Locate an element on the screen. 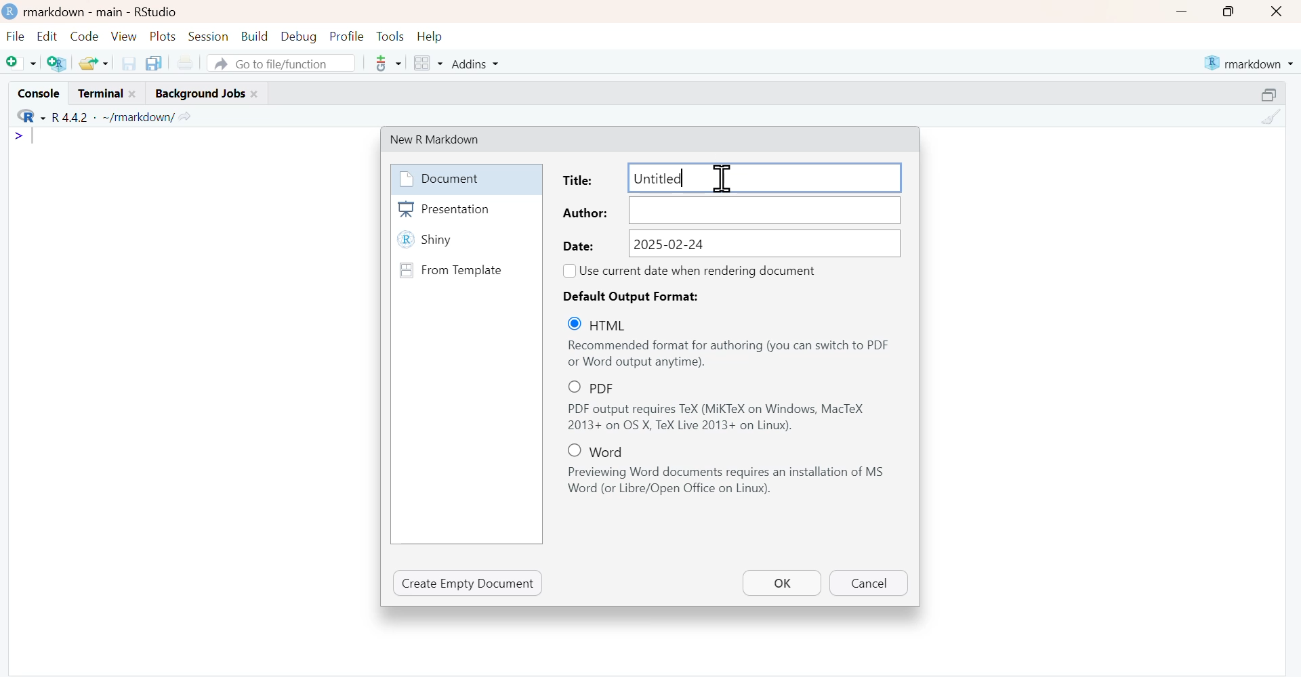 This screenshot has height=677, width=1301. Console is located at coordinates (37, 92).